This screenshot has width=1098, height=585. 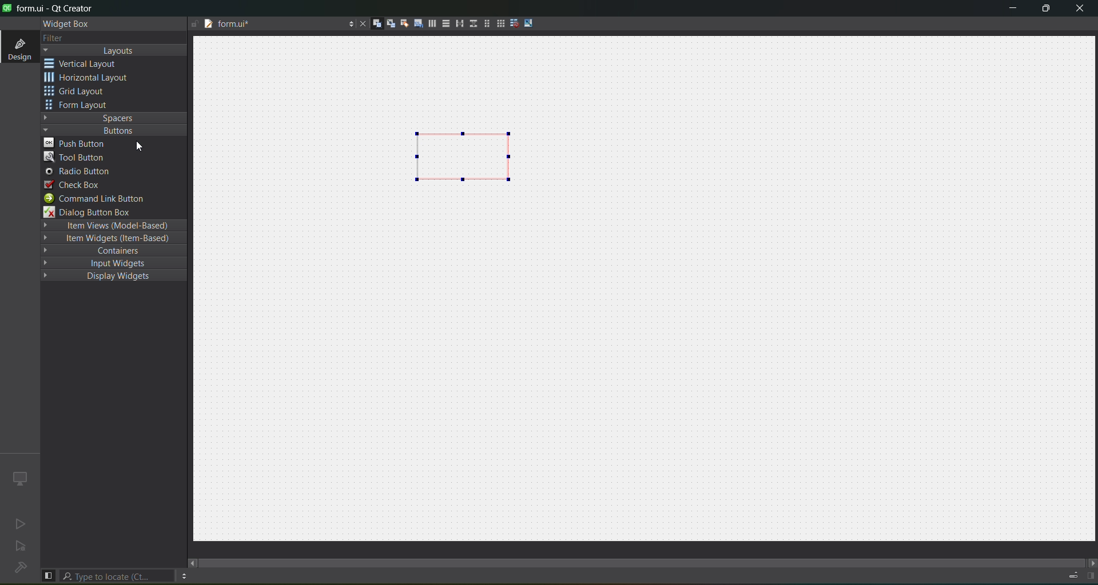 What do you see at coordinates (1009, 10) in the screenshot?
I see `minimize` at bounding box center [1009, 10].